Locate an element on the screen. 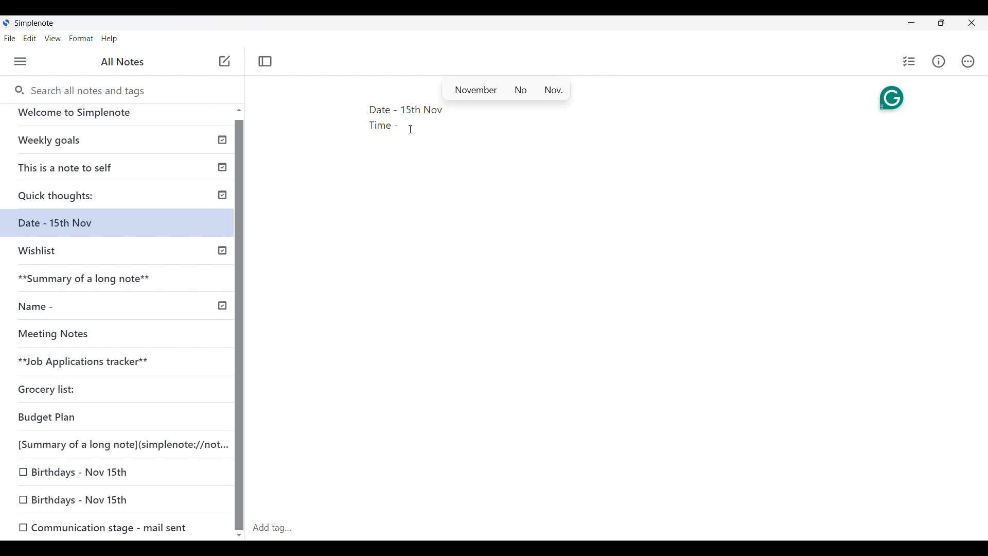 The height and width of the screenshot is (556, 988). Grammarly extension is located at coordinates (892, 99).